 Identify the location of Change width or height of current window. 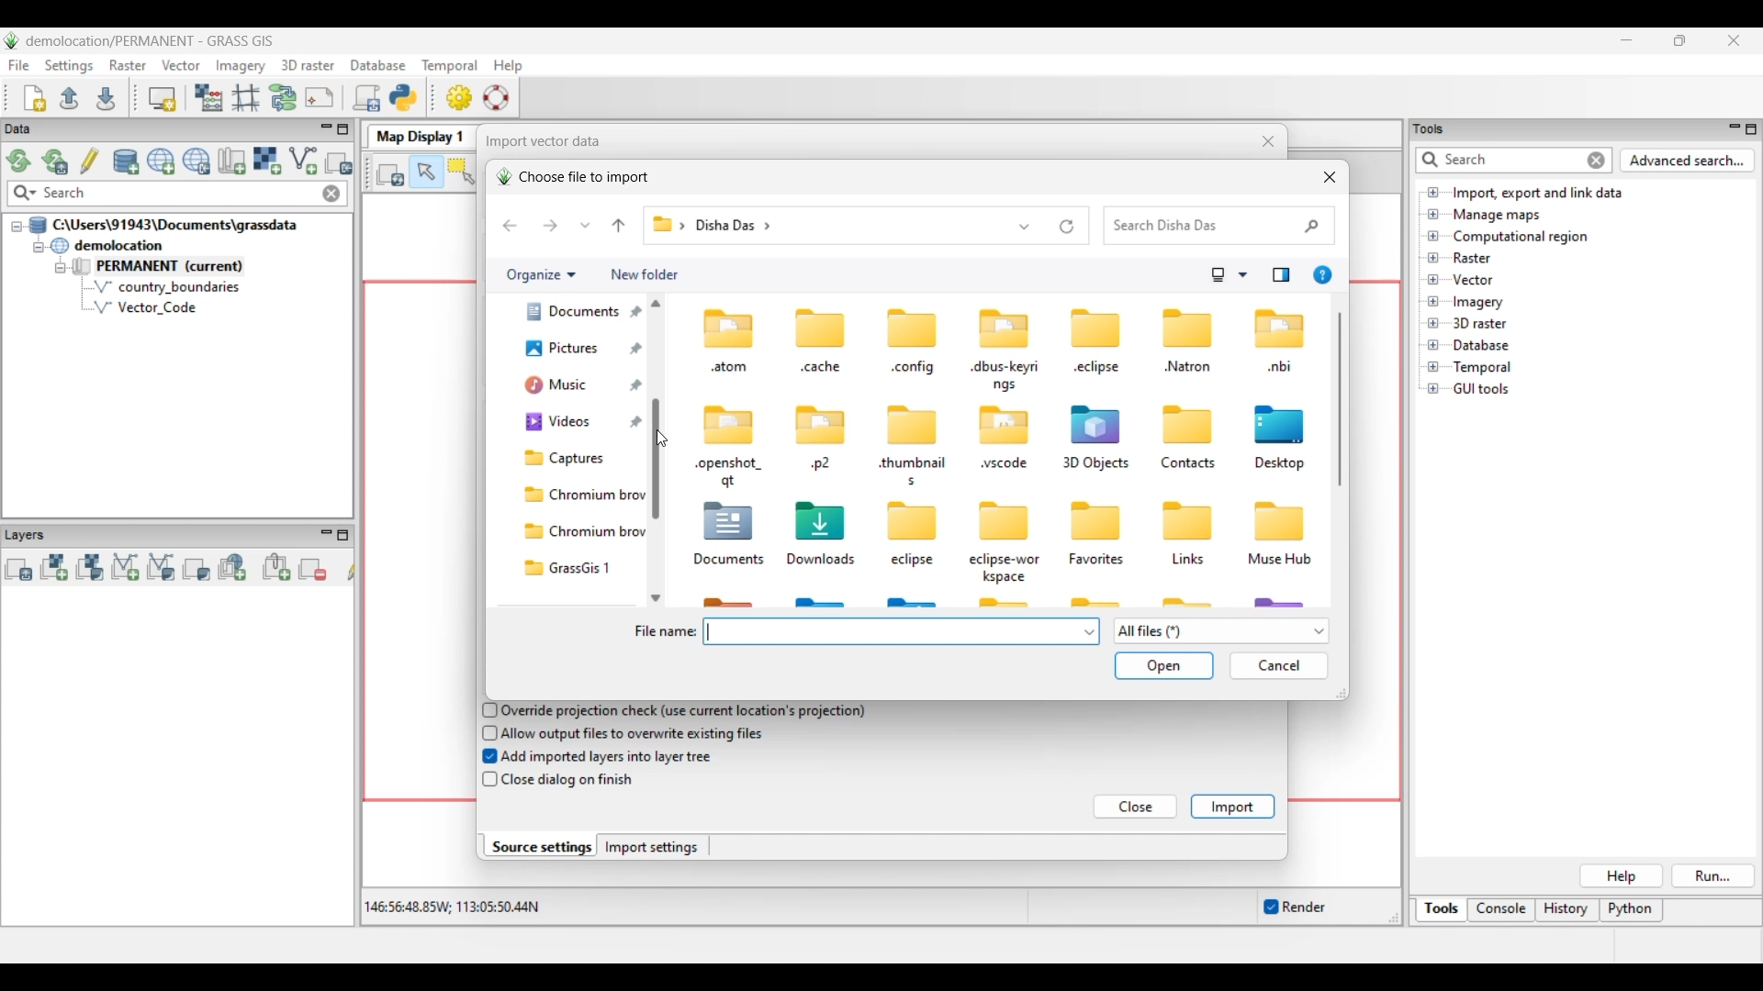
(1340, 694).